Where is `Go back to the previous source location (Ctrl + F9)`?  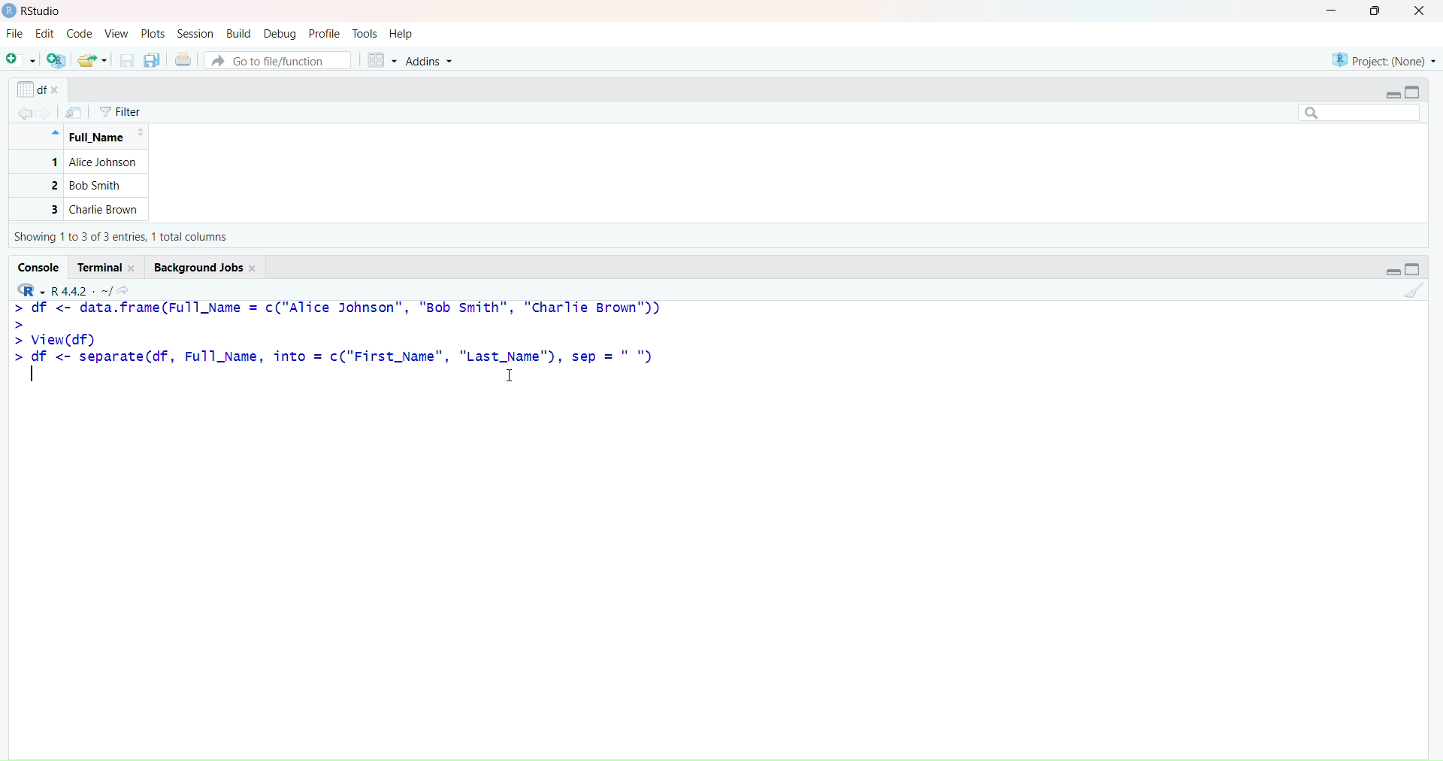
Go back to the previous source location (Ctrl + F9) is located at coordinates (21, 111).